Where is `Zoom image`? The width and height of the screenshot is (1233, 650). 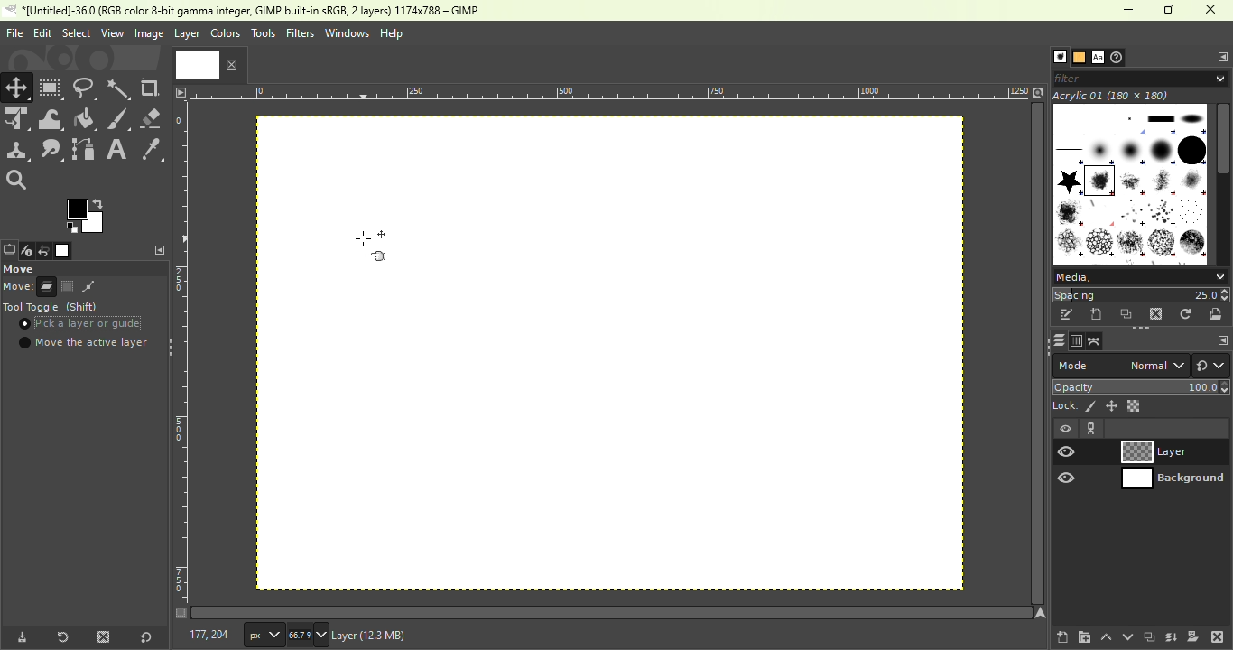
Zoom image is located at coordinates (1038, 91).